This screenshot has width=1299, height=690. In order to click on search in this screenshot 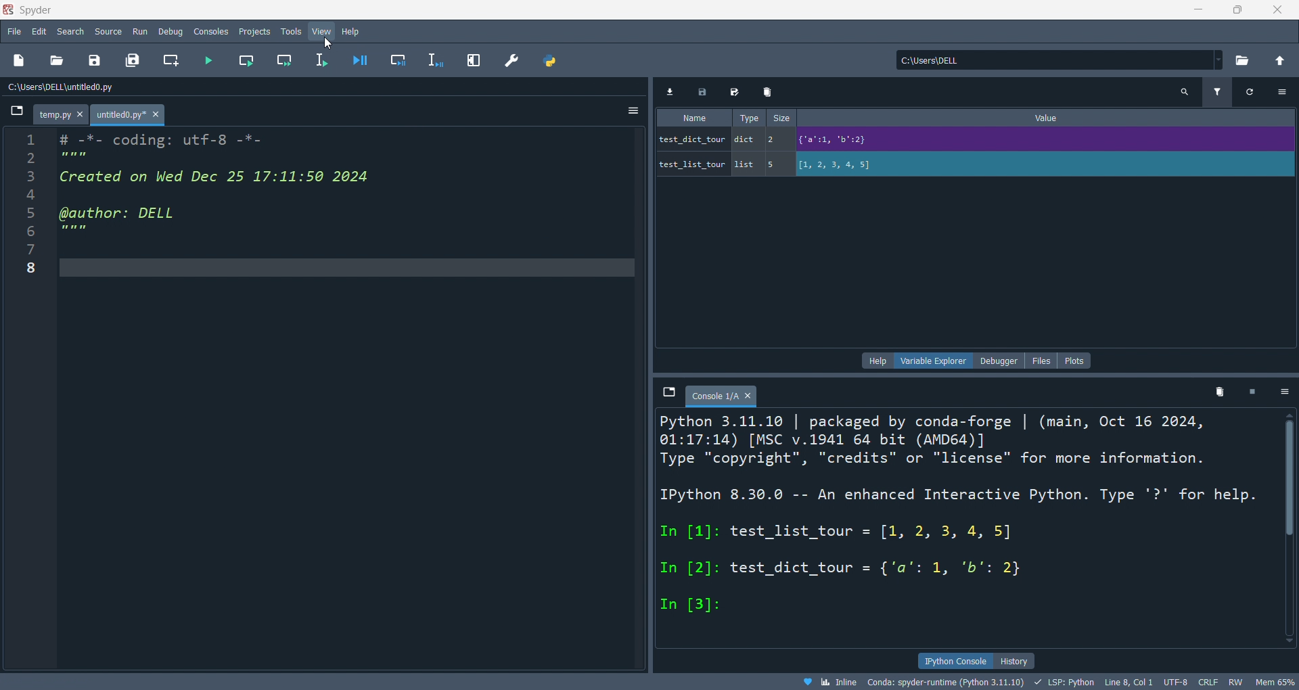, I will do `click(1185, 93)`.